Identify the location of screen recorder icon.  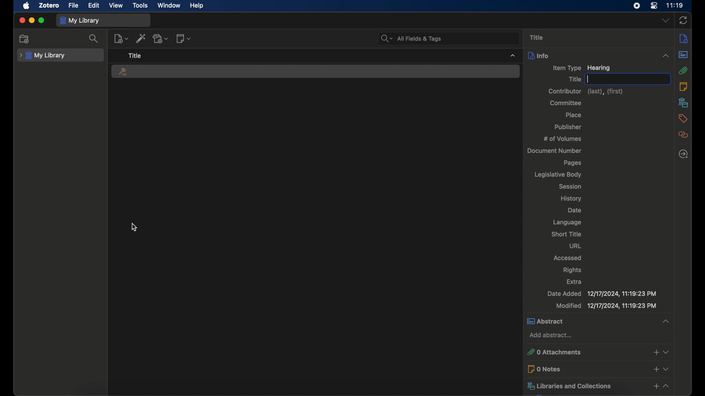
(636, 5).